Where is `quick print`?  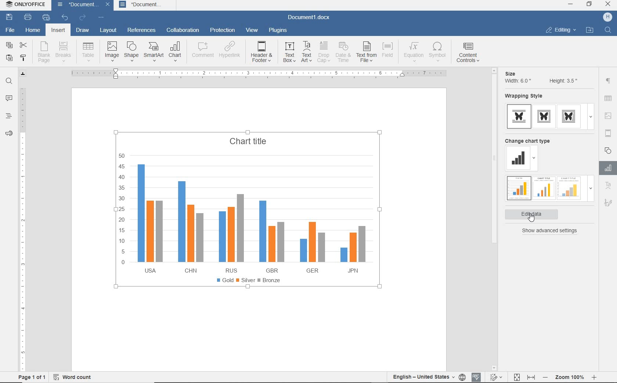
quick print is located at coordinates (46, 18).